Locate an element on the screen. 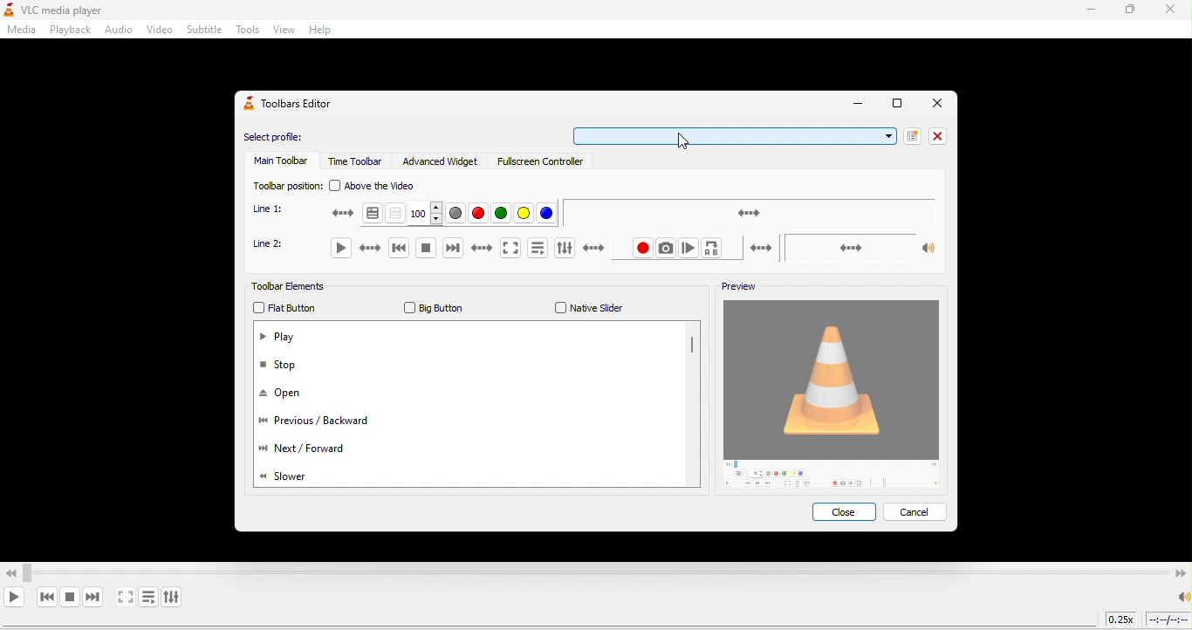 This screenshot has height=630, width=1192. select bar is located at coordinates (731, 134).